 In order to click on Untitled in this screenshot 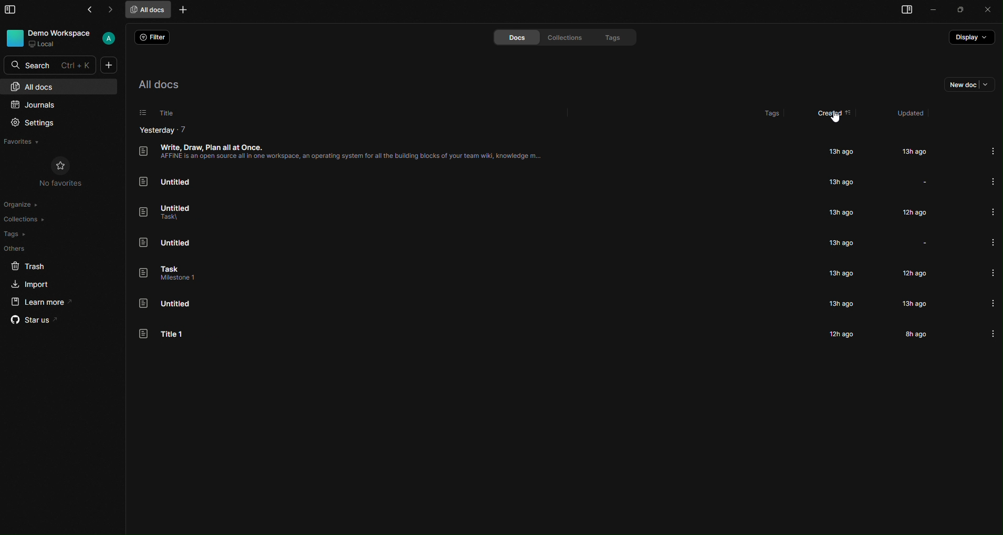, I will do `click(168, 242)`.